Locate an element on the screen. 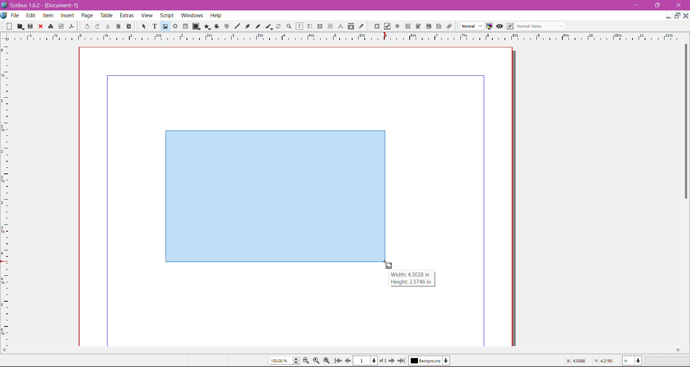 This screenshot has width=690, height=367. PDF text Field is located at coordinates (408, 26).